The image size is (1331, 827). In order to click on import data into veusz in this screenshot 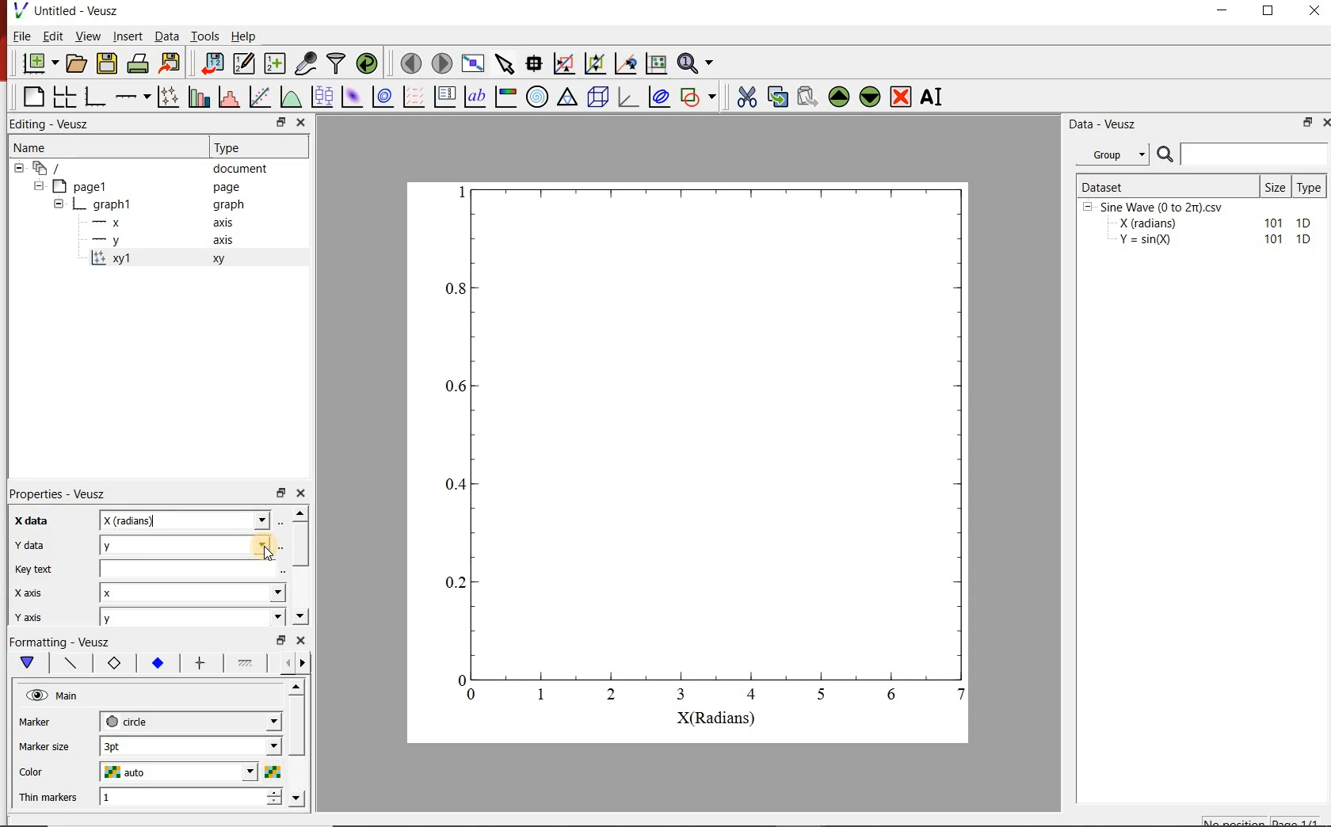, I will do `click(211, 63)`.